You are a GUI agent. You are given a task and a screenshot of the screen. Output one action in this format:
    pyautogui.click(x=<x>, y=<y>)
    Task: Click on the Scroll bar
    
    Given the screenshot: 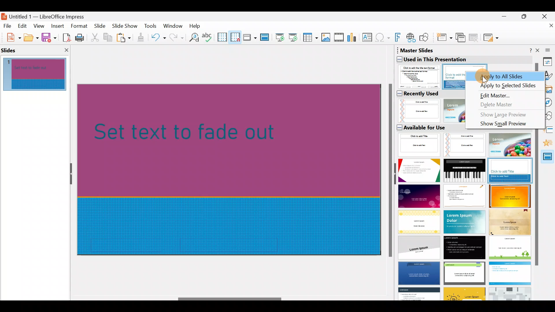 What is the action you would take?
    pyautogui.click(x=389, y=171)
    